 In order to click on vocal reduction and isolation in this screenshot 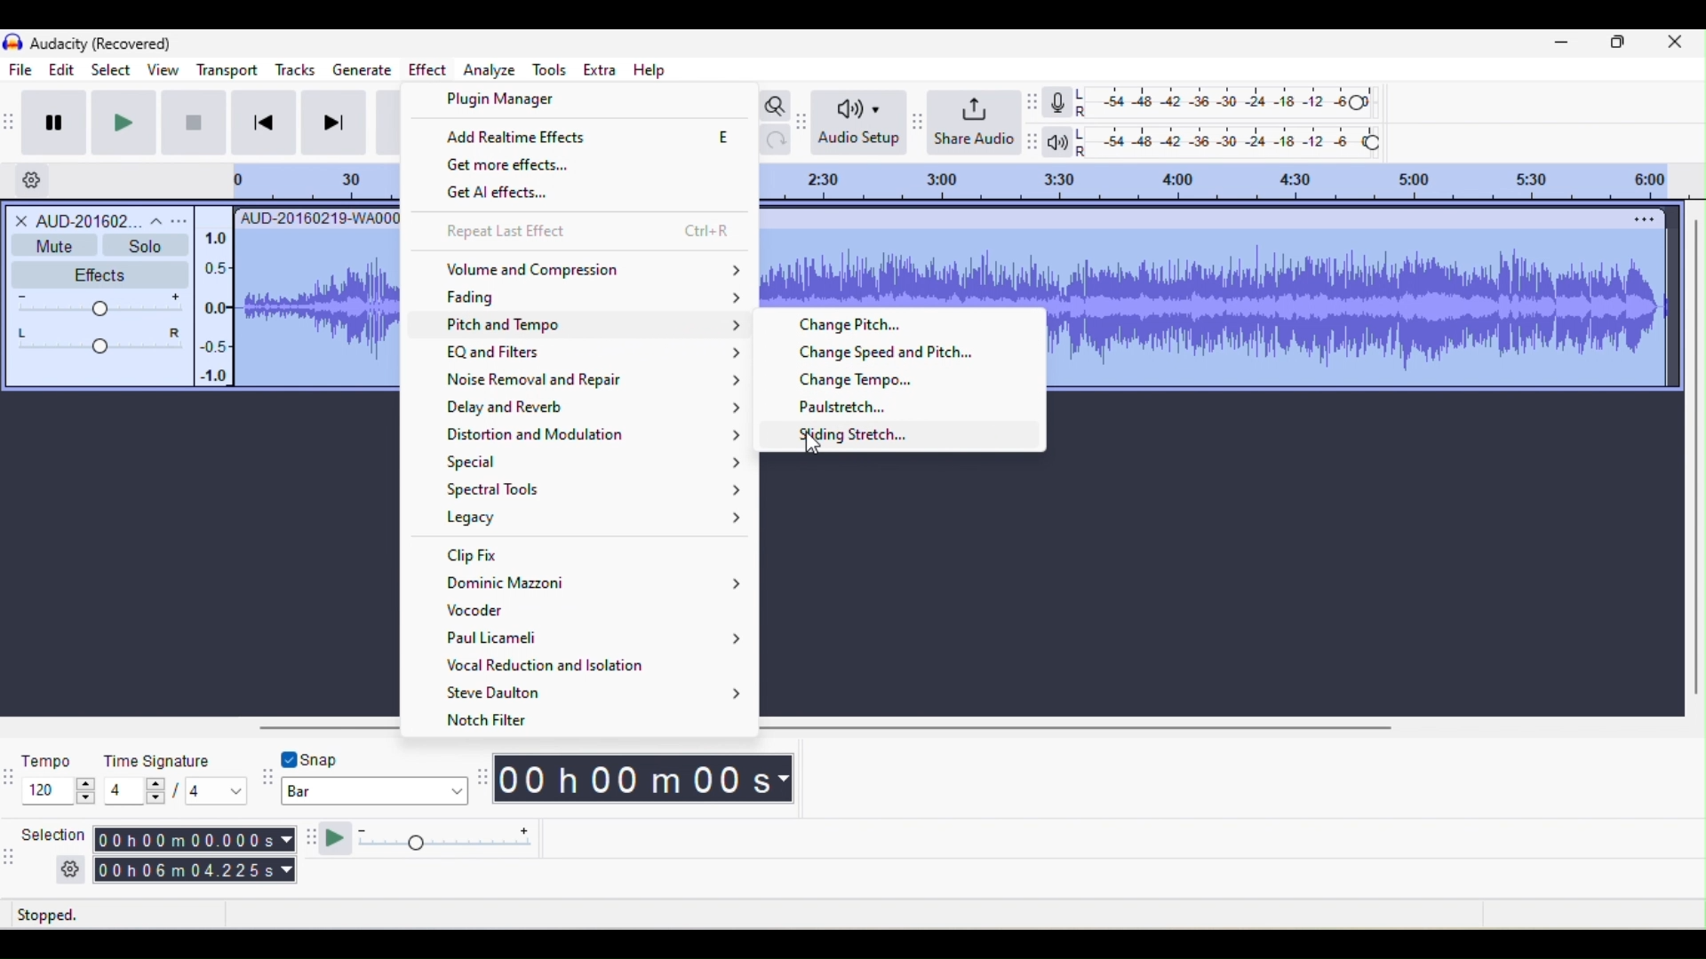, I will do `click(592, 666)`.